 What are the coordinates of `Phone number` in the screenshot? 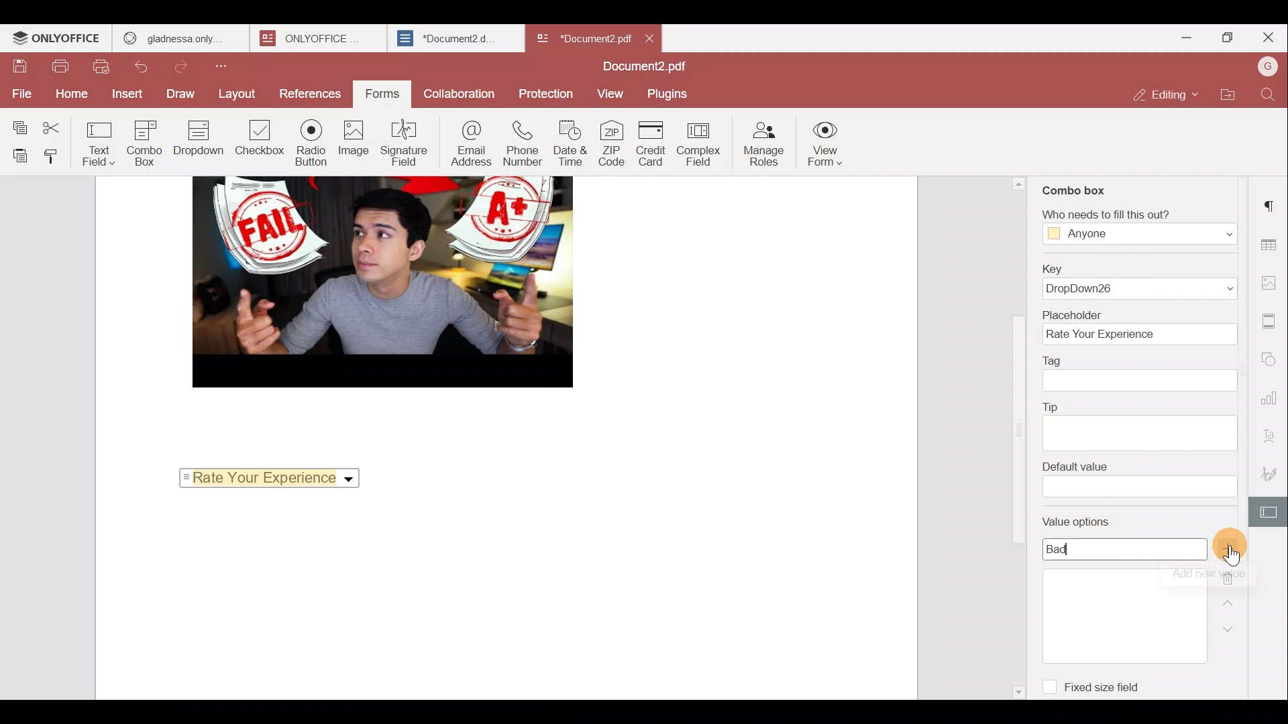 It's located at (523, 145).